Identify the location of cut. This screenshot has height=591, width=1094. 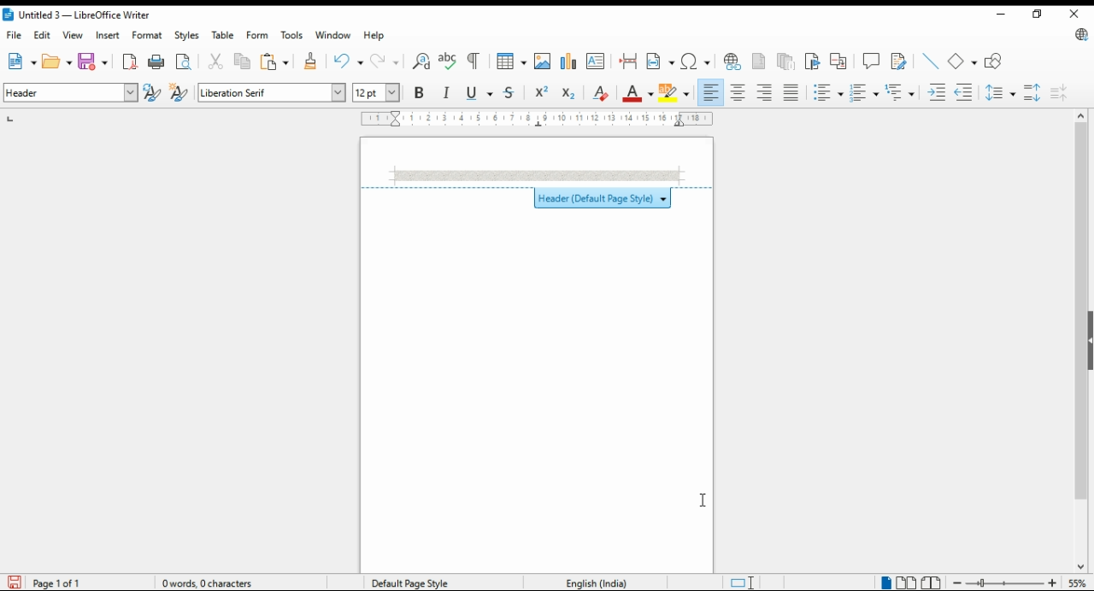
(217, 61).